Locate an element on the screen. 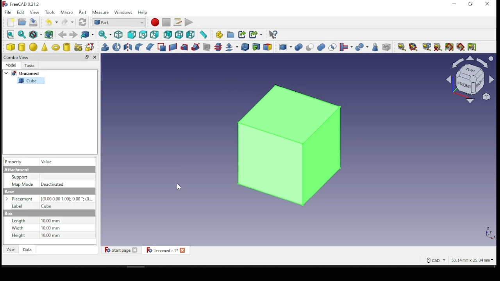 Image resolution: width=500 pixels, height=281 pixels. view is located at coordinates (34, 12).